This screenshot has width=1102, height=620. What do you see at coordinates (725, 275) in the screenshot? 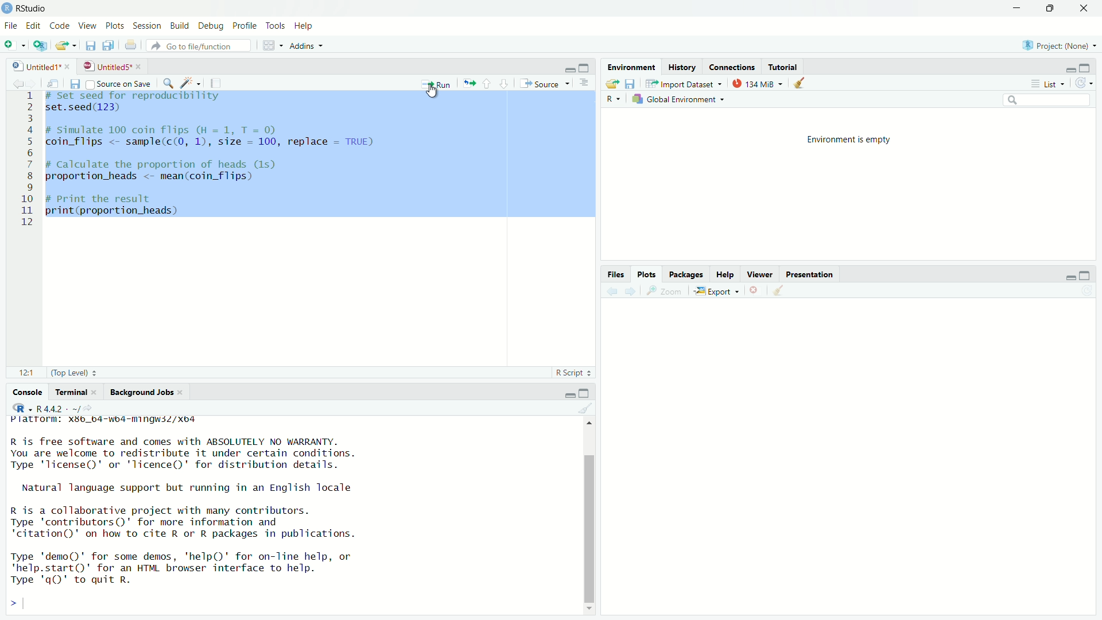
I see `Help` at bounding box center [725, 275].